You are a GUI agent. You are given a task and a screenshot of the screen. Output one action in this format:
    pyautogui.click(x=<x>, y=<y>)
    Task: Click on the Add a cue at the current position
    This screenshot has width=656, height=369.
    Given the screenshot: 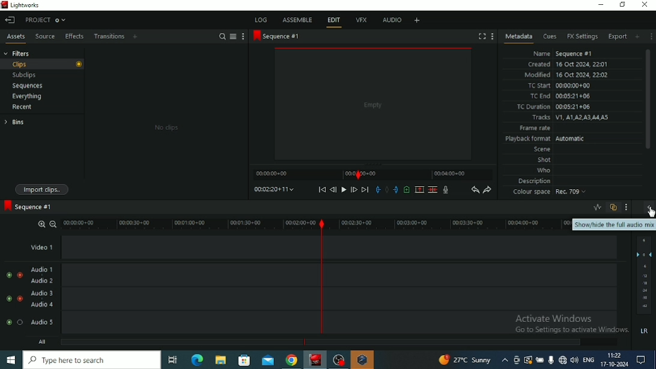 What is the action you would take?
    pyautogui.click(x=407, y=189)
    